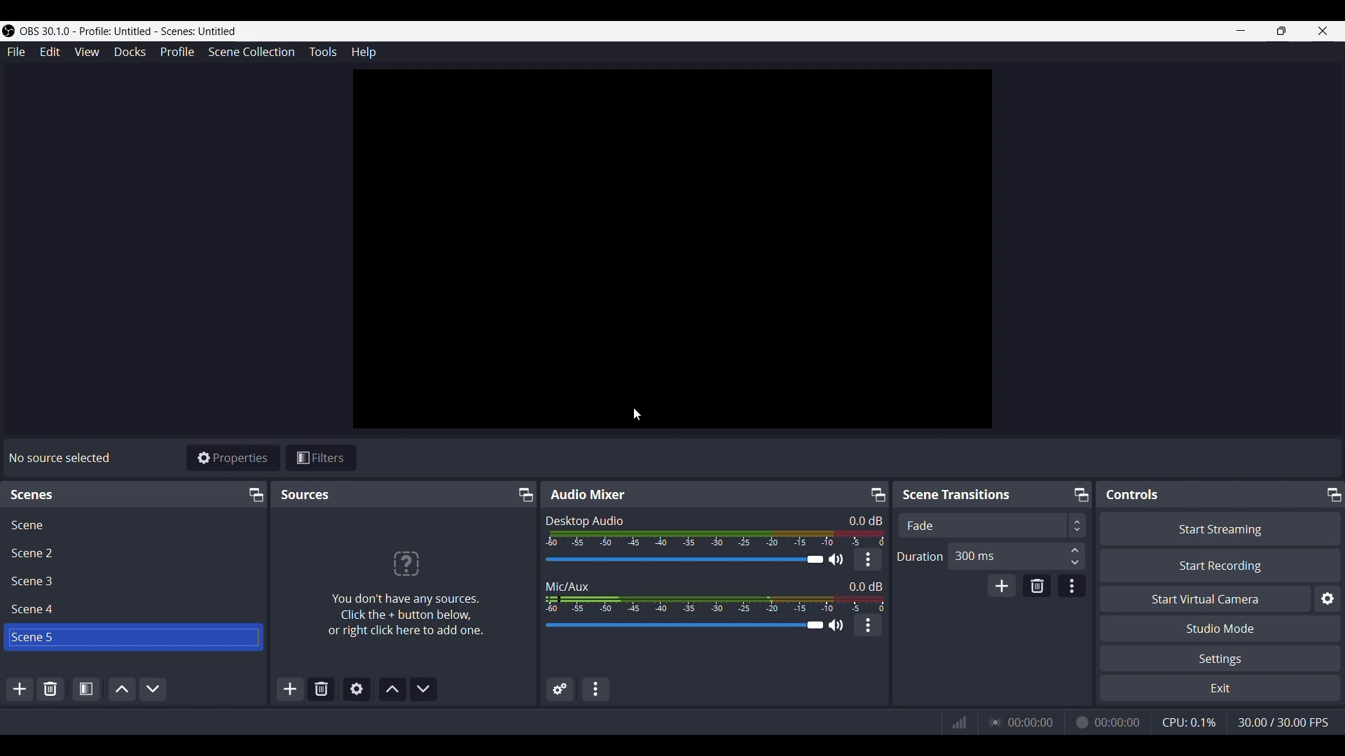 The width and height of the screenshot is (1345, 756). Describe the element at coordinates (673, 249) in the screenshot. I see `File Preview` at that location.